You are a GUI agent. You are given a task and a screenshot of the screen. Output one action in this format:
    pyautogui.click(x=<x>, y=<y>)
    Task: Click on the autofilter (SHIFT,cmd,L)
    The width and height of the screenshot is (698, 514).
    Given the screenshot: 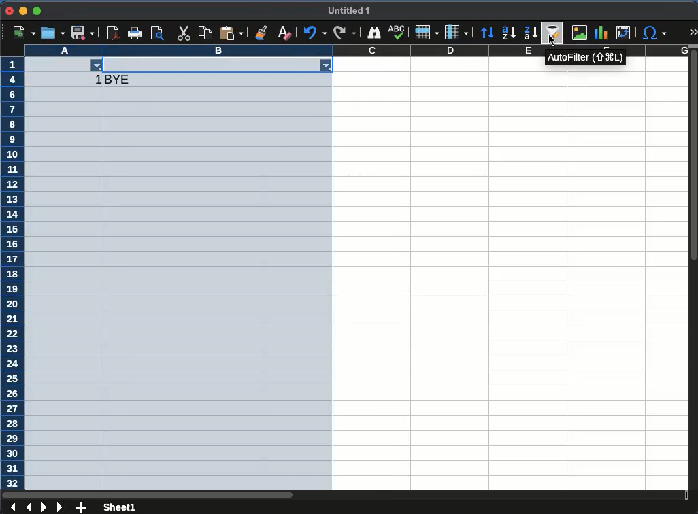 What is the action you would take?
    pyautogui.click(x=586, y=58)
    